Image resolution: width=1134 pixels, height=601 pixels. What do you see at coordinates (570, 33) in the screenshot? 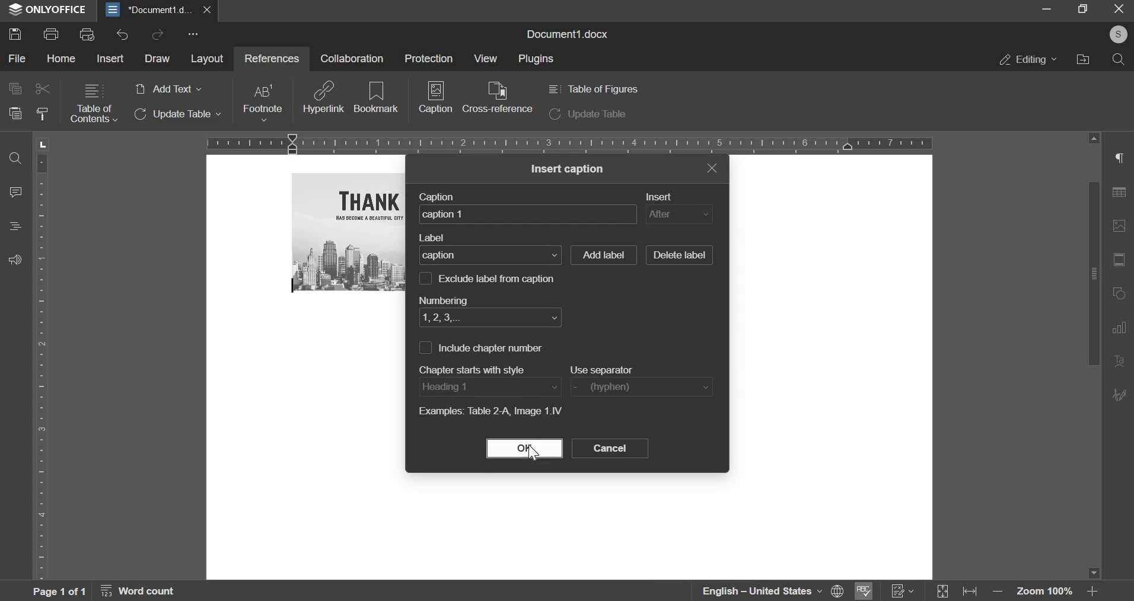
I see `document1.docx` at bounding box center [570, 33].